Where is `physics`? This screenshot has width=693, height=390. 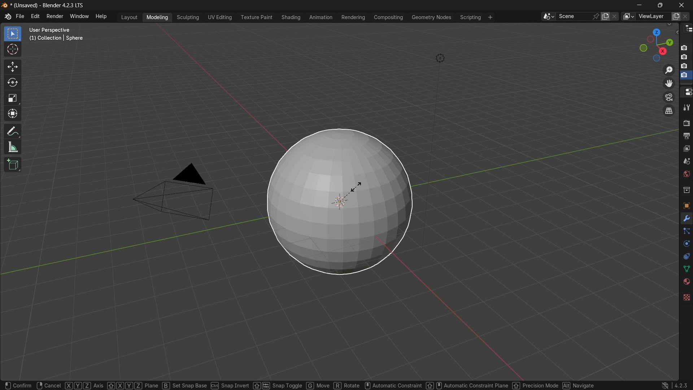 physics is located at coordinates (686, 244).